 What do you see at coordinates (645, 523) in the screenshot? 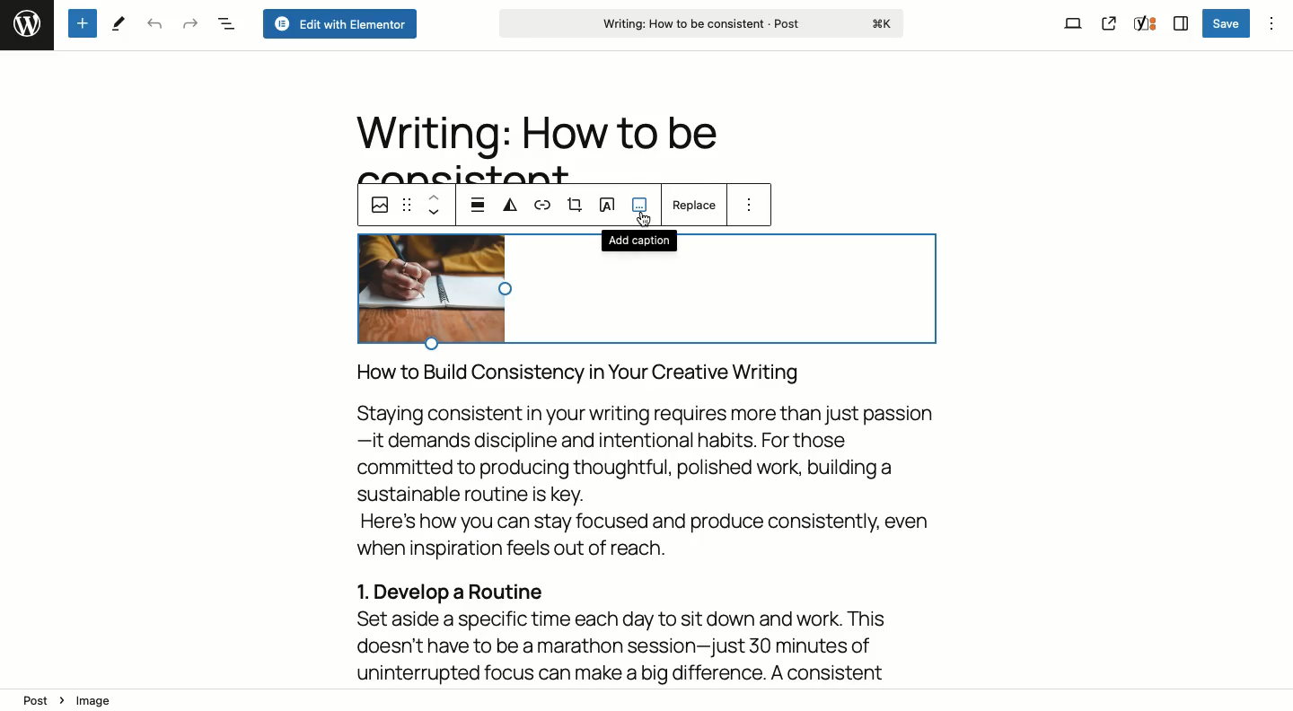
I see `How to Build Consistency in Your Creative Writing

Staying consistent in your writing requires more than just passion
—it demands discipline and intentional habits. For those
committed to producing thoughtful, polished work, building a
sustainable routine is key.

Here's how you can stay focused and produce consistently, even
when inspiration feels out of reach.

1. Develop a Routine

Set aside a specific time each day to sit down and work. This
doesn't have to be a marathon session—just 30 minutes of
uninterrupted focus can make a big difference. A consistent` at bounding box center [645, 523].